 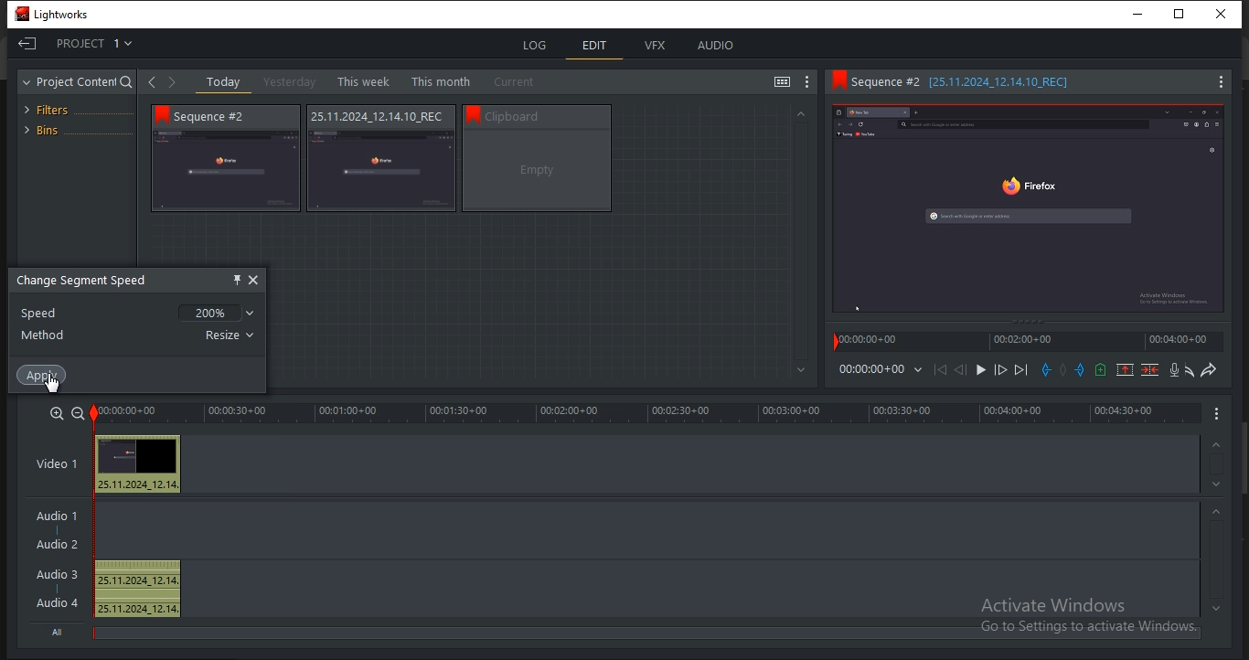 What do you see at coordinates (54, 387) in the screenshot?
I see `pointer cursor` at bounding box center [54, 387].